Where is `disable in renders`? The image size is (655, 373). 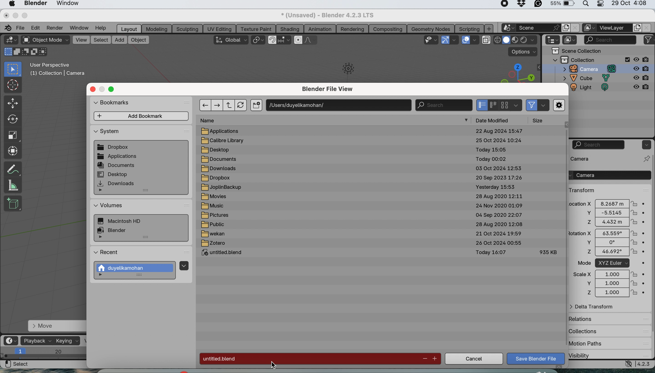 disable in renders is located at coordinates (642, 59).